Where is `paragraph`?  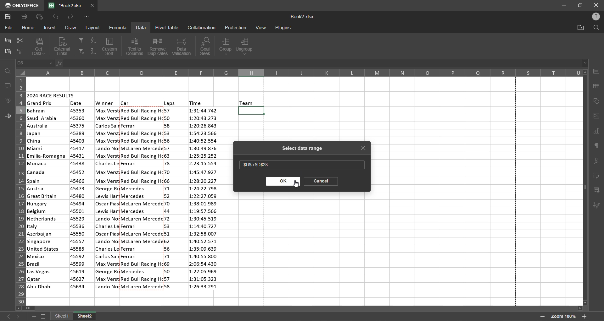 paragraph is located at coordinates (598, 145).